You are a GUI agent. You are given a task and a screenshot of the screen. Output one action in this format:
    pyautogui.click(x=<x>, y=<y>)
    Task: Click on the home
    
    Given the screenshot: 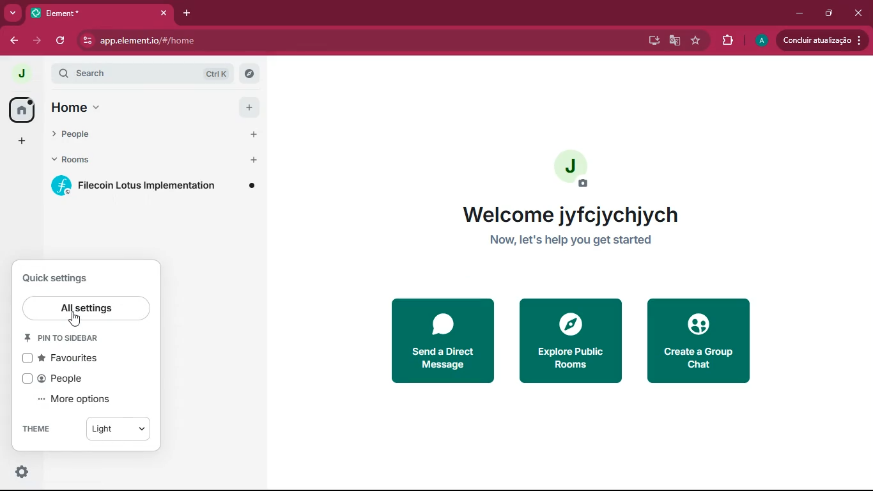 What is the action you would take?
    pyautogui.click(x=128, y=107)
    